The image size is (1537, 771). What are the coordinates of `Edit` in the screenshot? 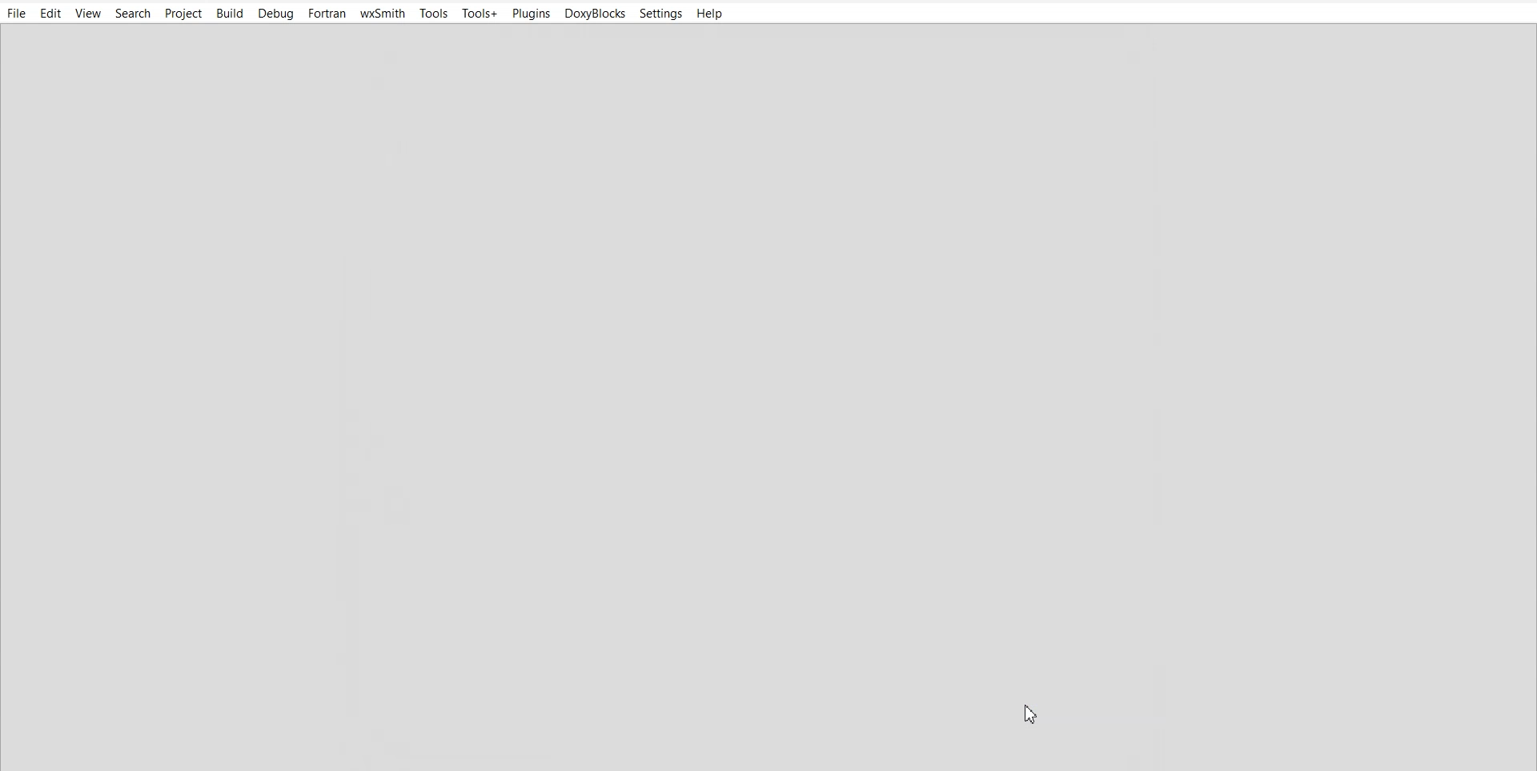 It's located at (50, 14).